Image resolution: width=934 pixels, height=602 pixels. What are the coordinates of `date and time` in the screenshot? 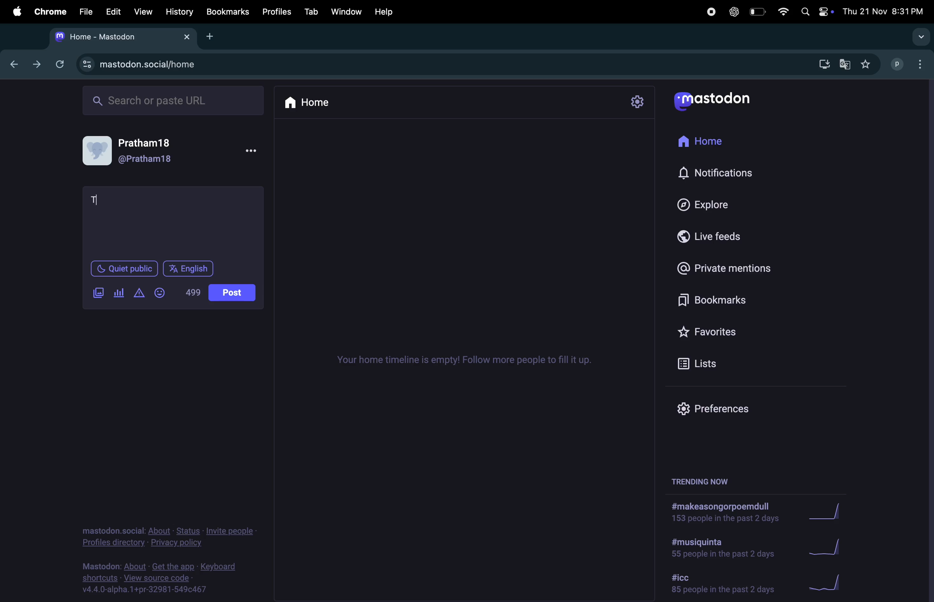 It's located at (885, 11).